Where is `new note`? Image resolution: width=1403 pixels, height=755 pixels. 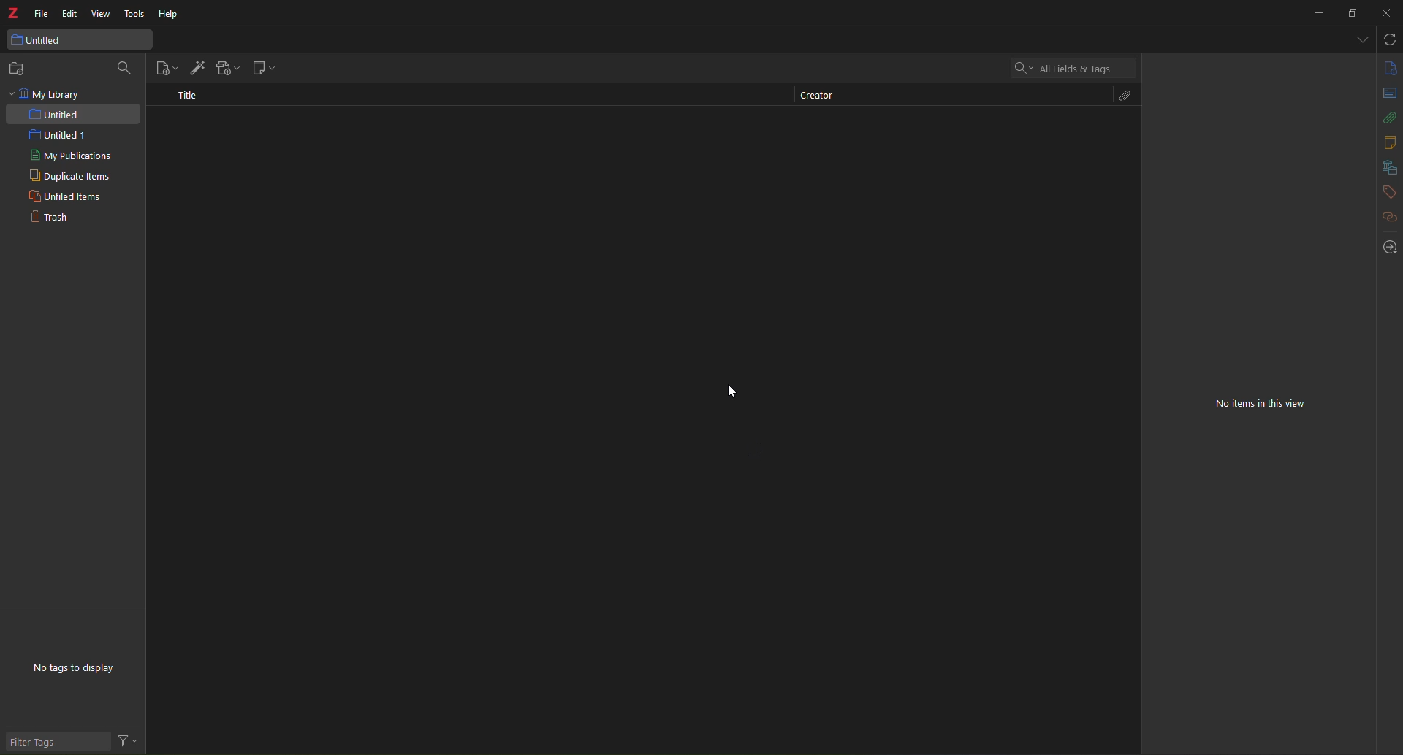
new note is located at coordinates (262, 69).